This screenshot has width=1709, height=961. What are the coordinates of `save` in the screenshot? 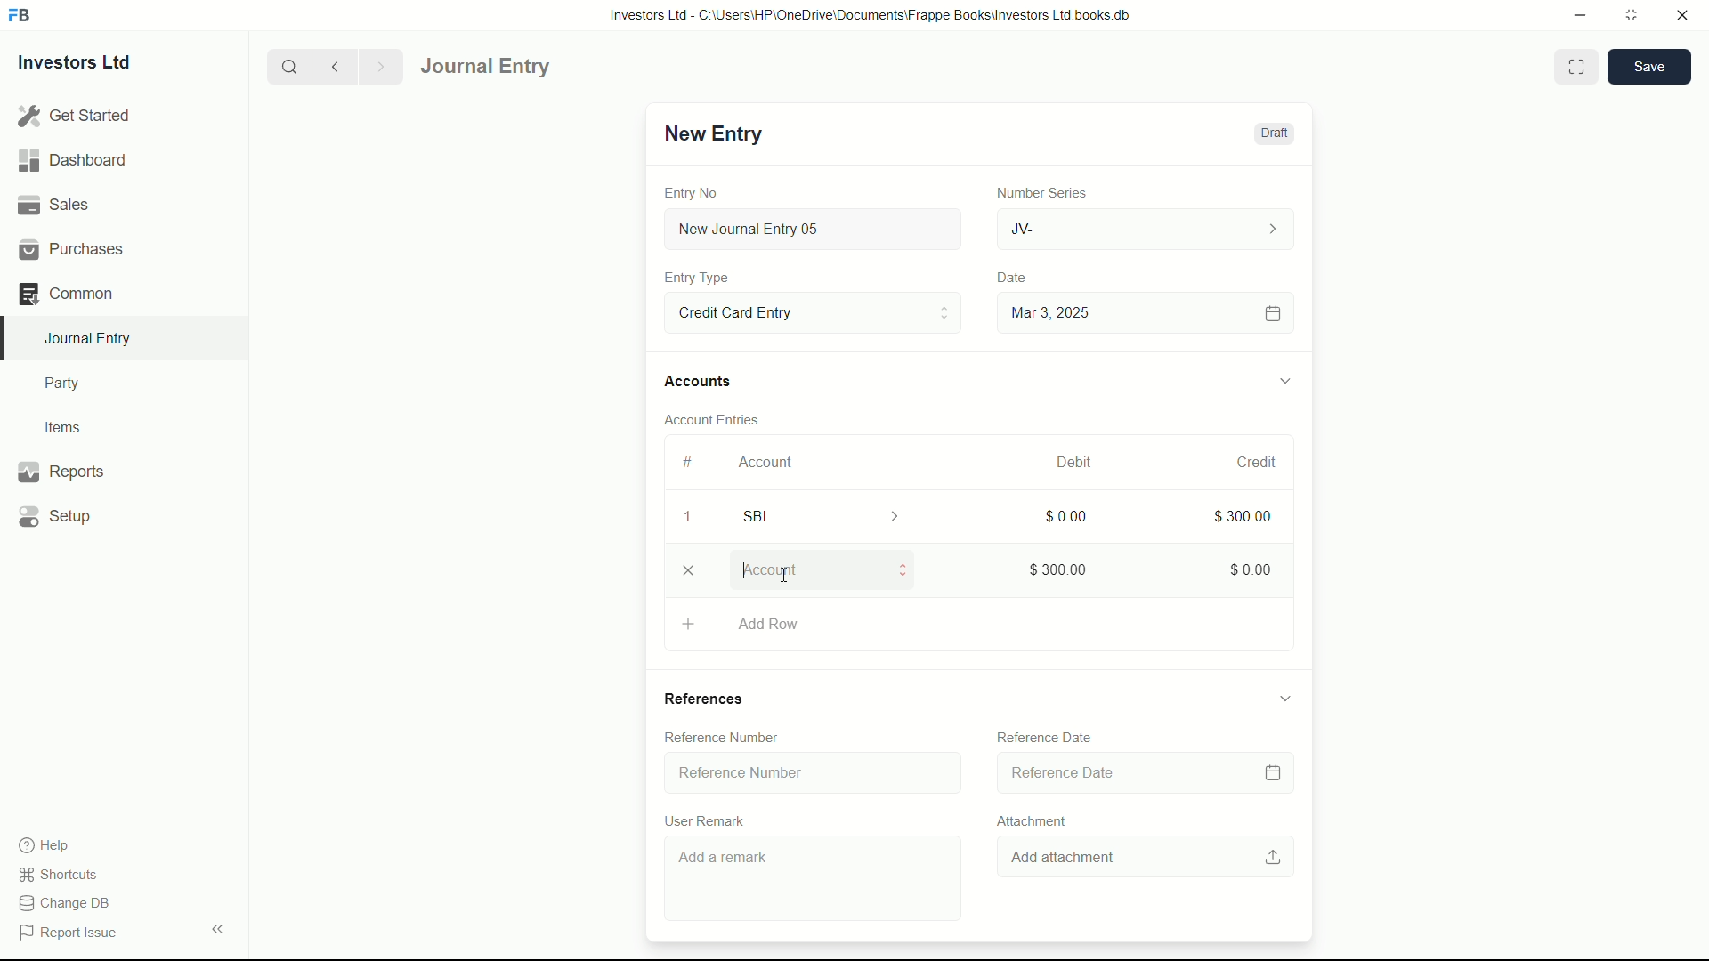 It's located at (1650, 67).